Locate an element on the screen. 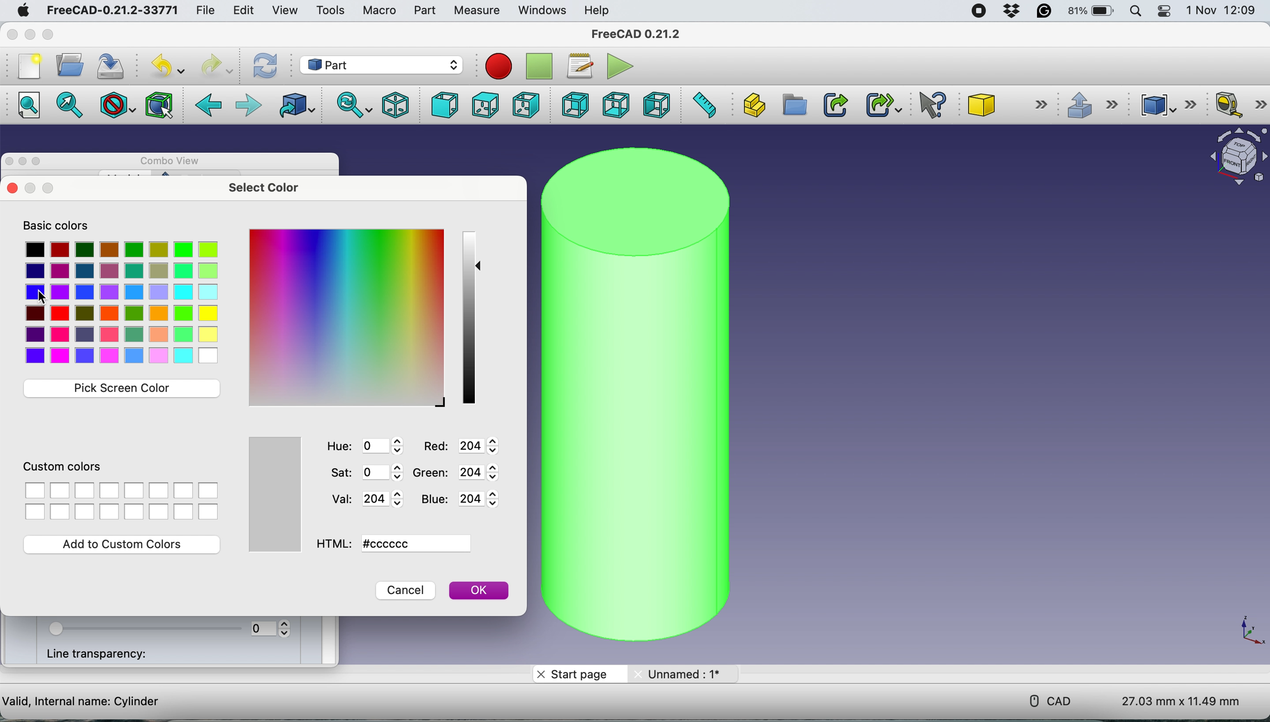  bounding box is located at coordinates (159, 105).